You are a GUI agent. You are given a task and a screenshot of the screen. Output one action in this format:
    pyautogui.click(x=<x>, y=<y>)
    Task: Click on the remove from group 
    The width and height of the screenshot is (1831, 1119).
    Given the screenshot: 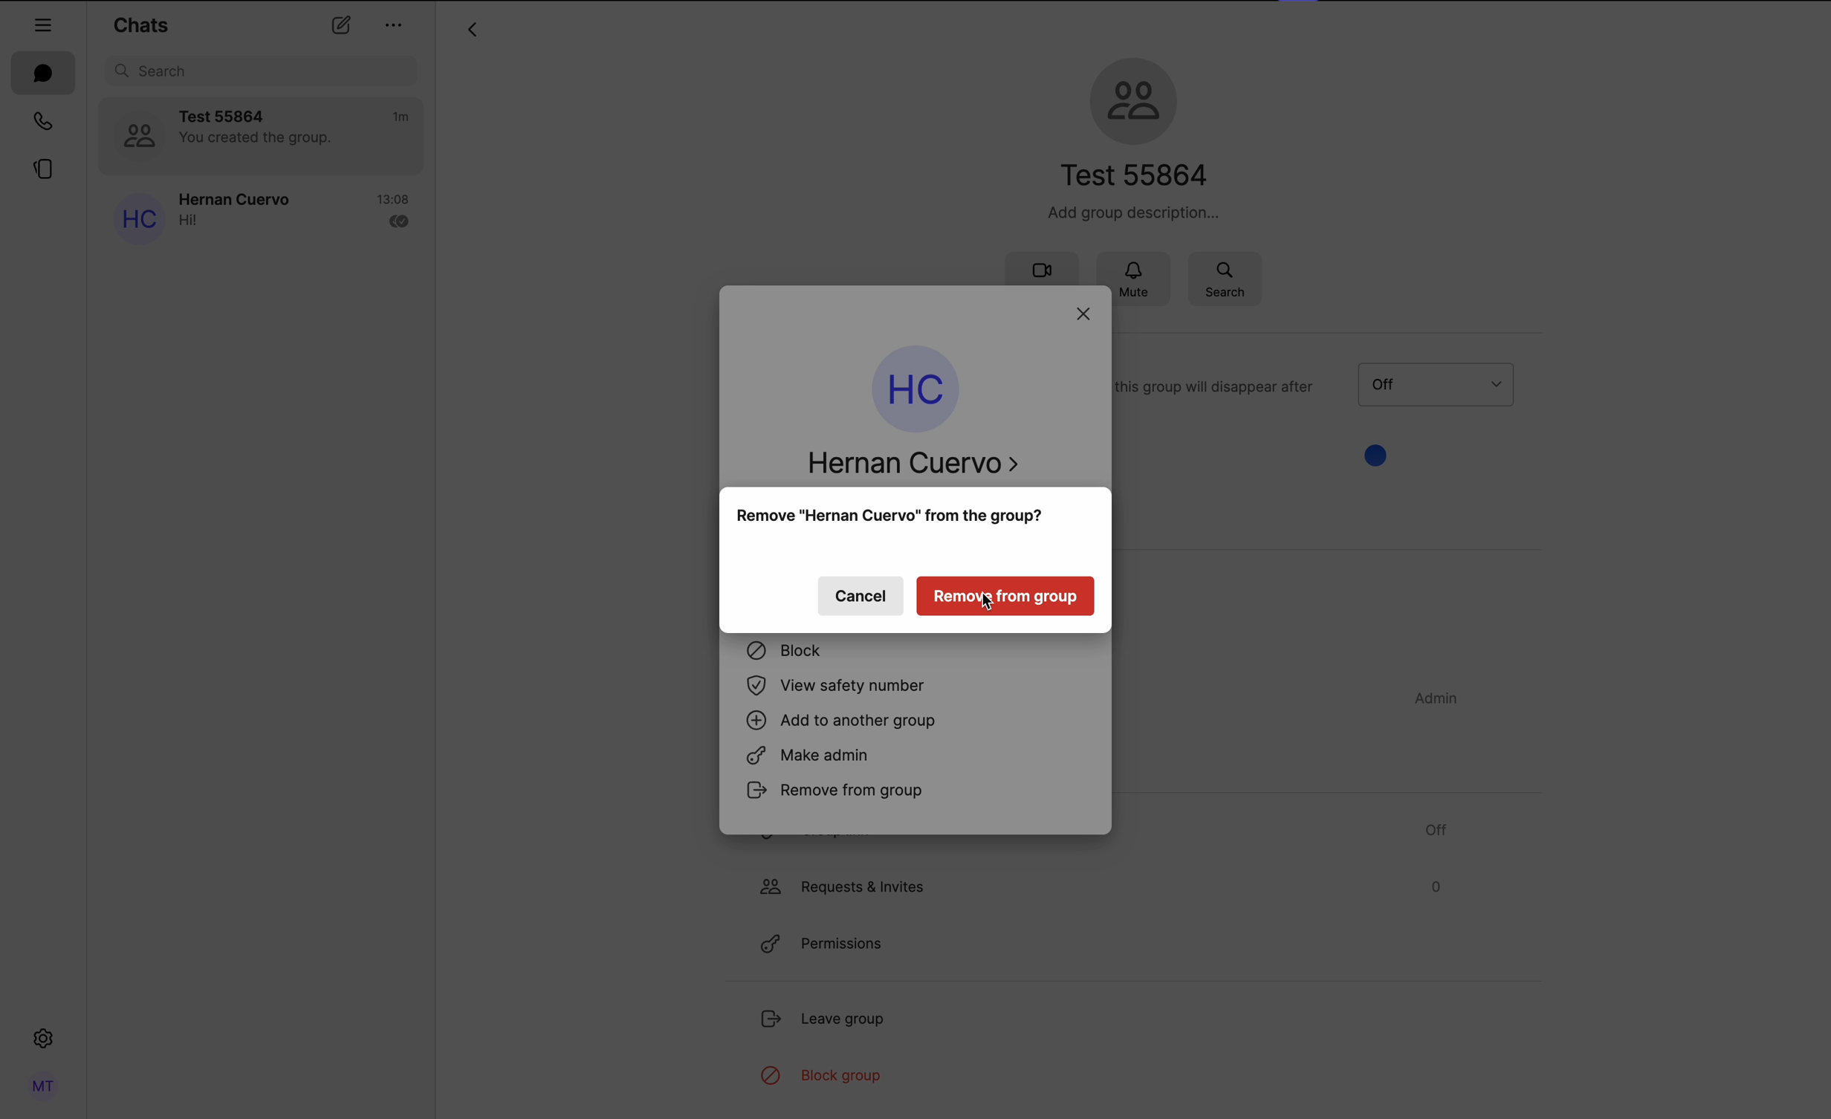 What is the action you would take?
    pyautogui.click(x=1005, y=594)
    